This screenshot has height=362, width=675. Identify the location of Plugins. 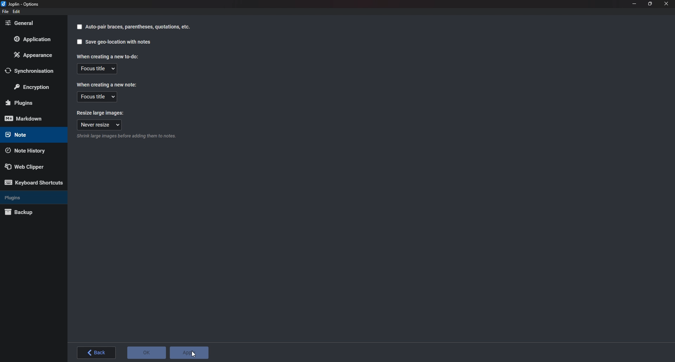
(32, 103).